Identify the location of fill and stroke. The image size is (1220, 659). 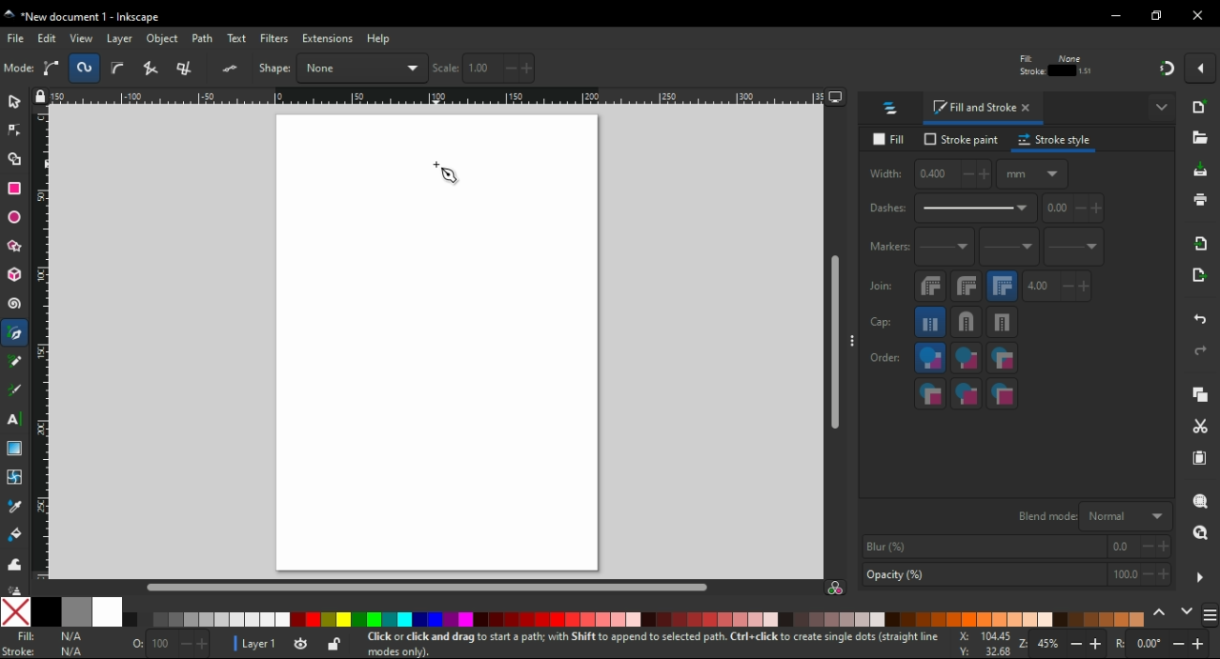
(984, 109).